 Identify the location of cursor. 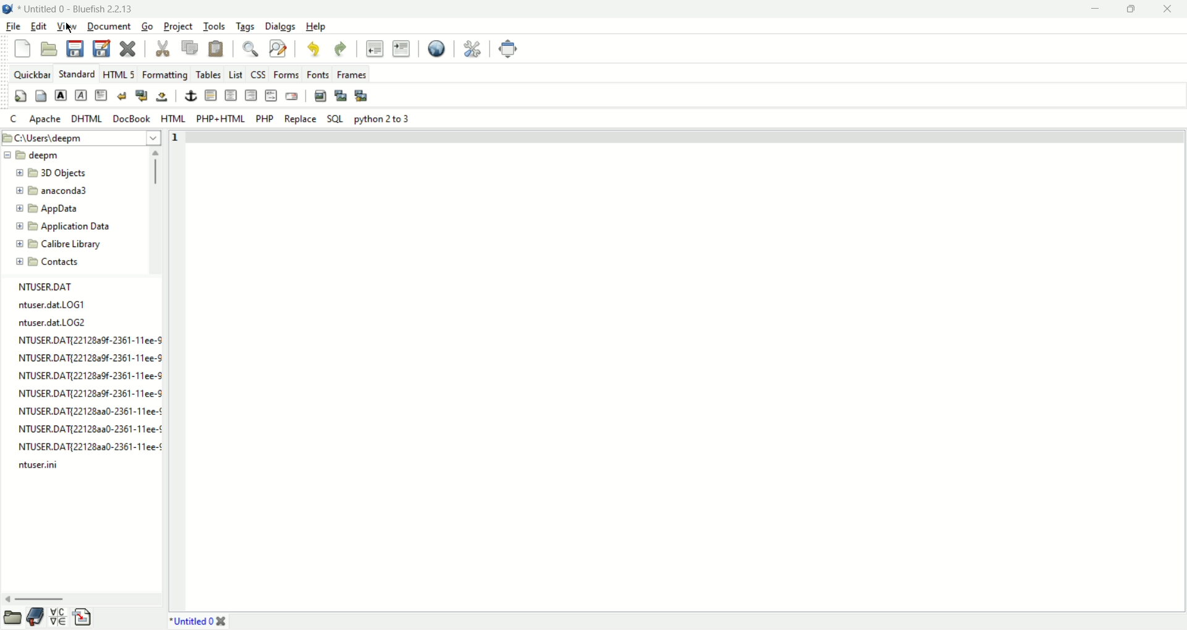
(72, 30).